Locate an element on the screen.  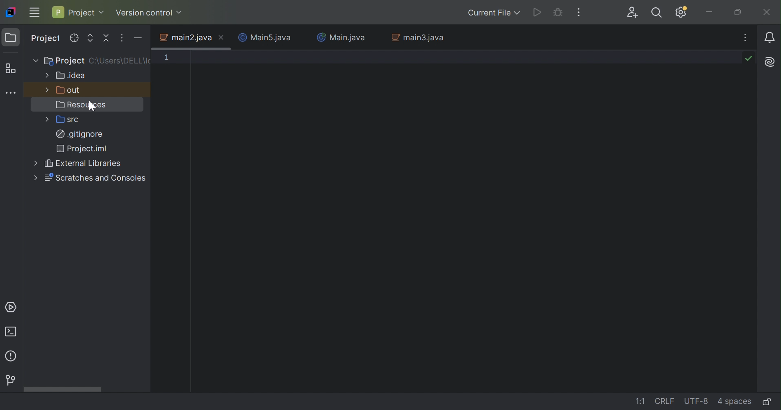
Version control is located at coordinates (149, 13).